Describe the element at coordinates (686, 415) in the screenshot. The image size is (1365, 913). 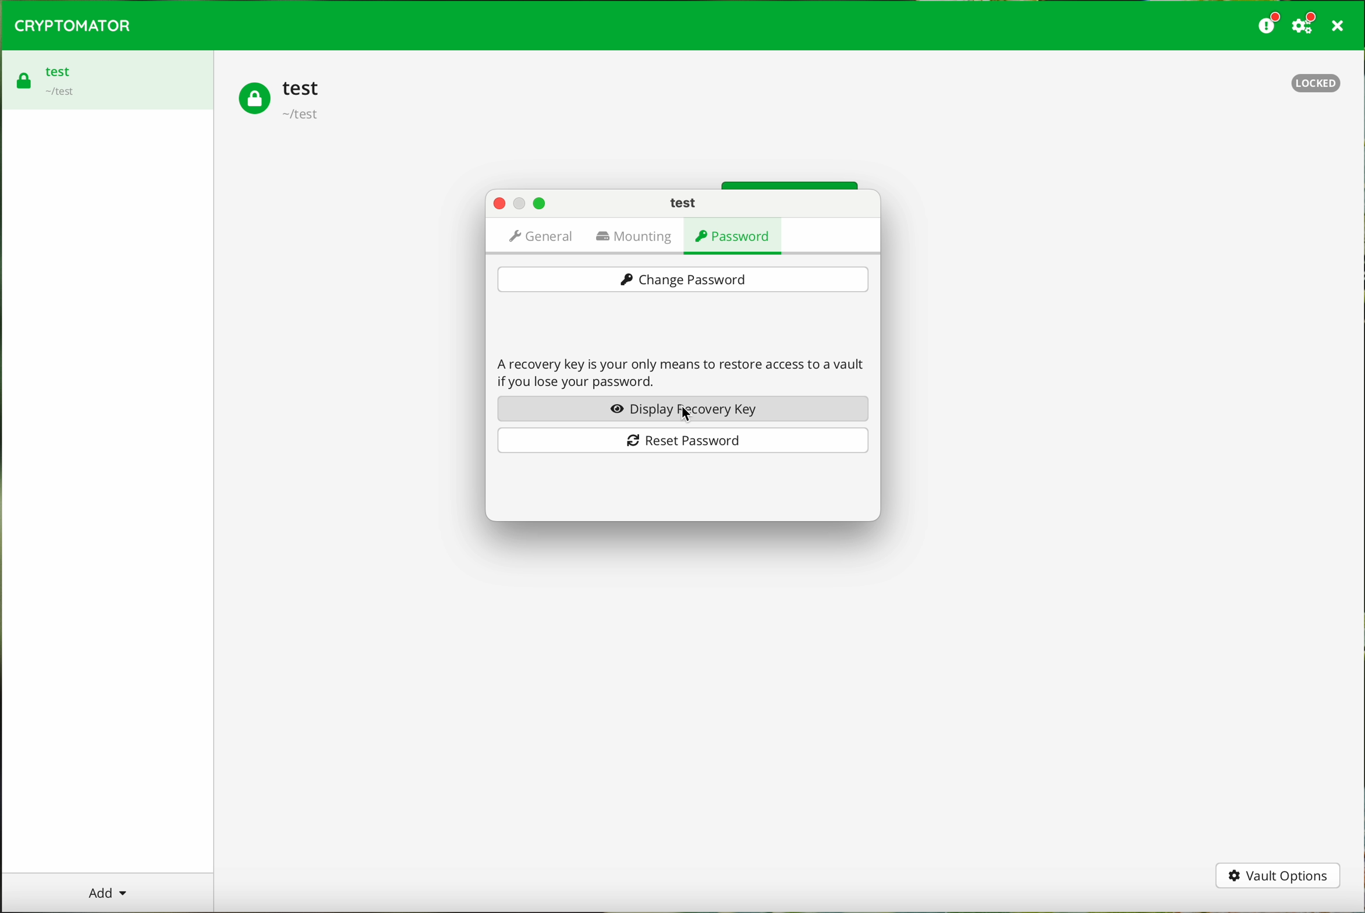
I see `cursor` at that location.